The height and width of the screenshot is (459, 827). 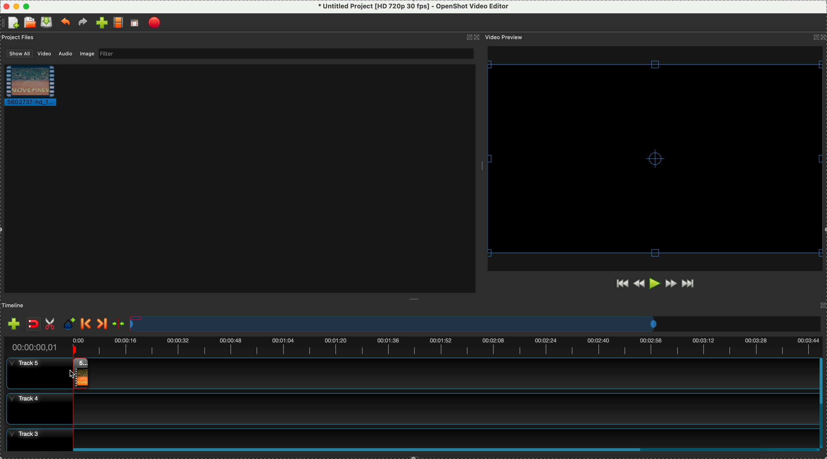 What do you see at coordinates (65, 23) in the screenshot?
I see `undo` at bounding box center [65, 23].